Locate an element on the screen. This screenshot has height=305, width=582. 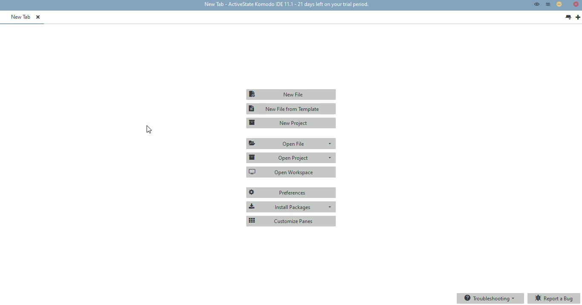
open file is located at coordinates (291, 143).